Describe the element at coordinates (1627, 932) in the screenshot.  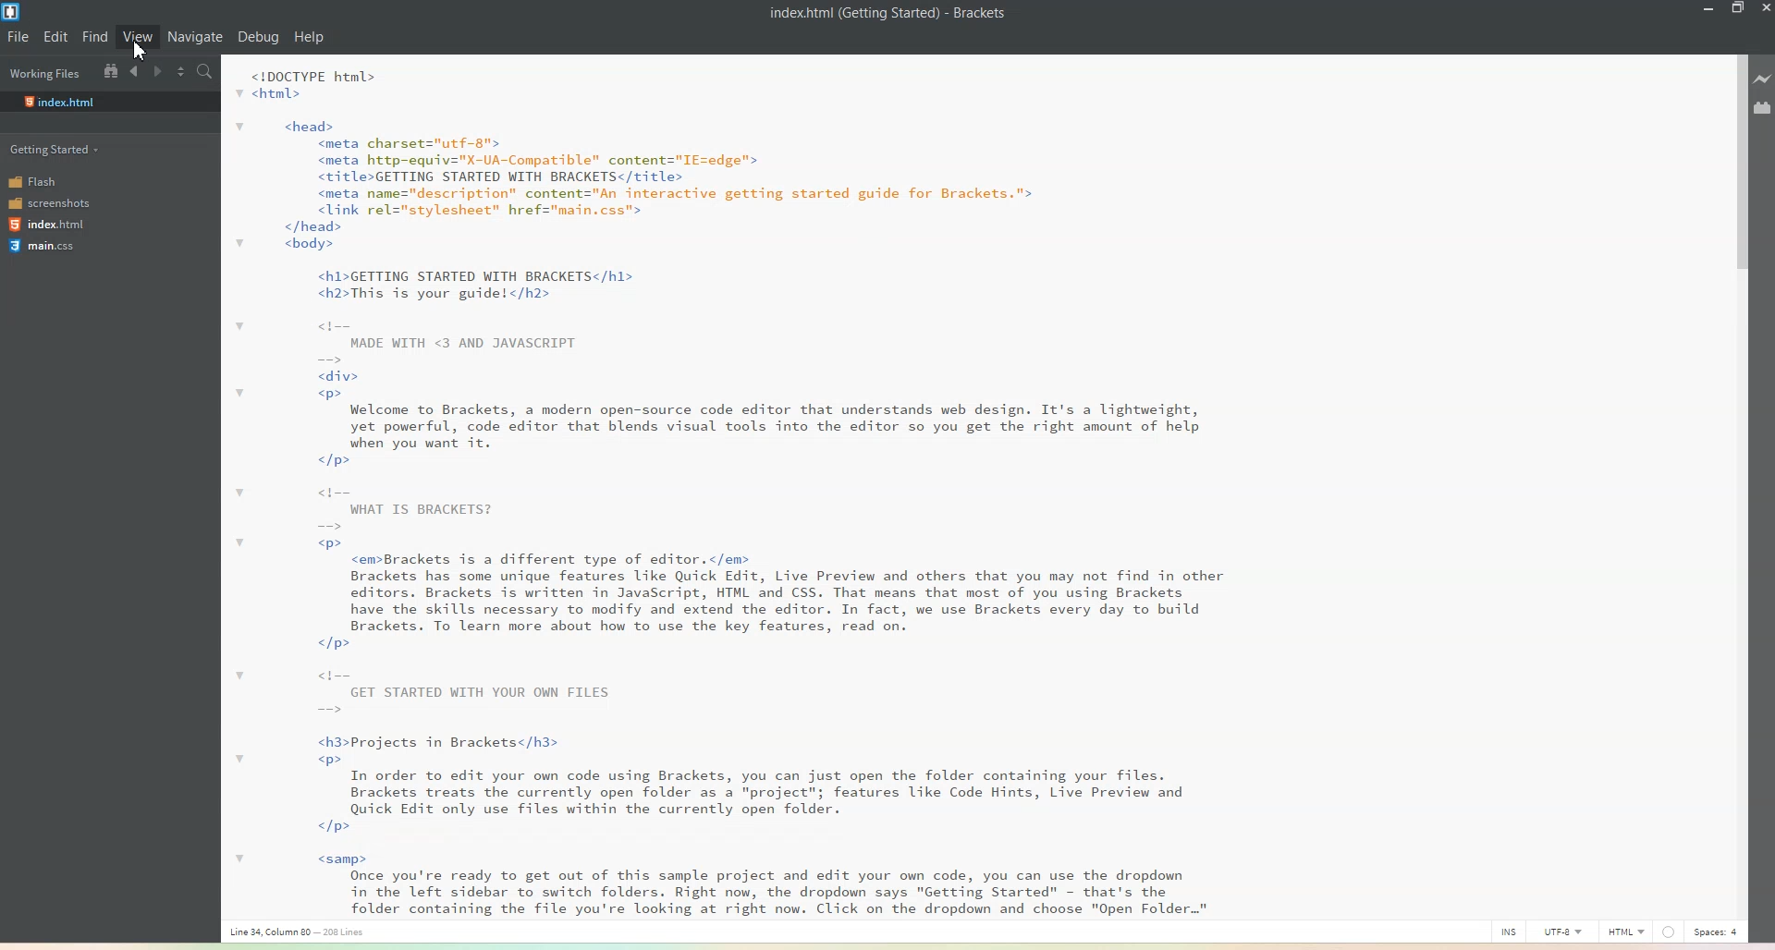
I see `HTML` at that location.